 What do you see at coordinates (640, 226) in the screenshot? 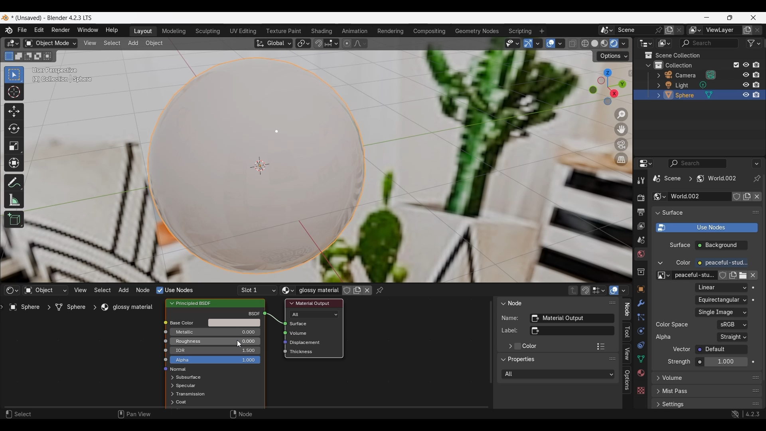
I see `View layer properties` at bounding box center [640, 226].